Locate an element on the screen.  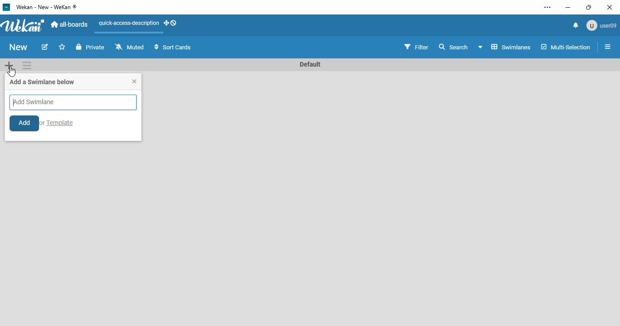
filter is located at coordinates (416, 46).